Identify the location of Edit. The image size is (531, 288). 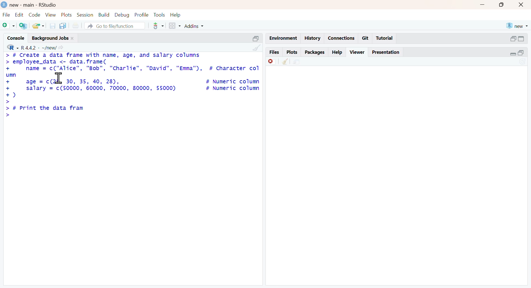
(19, 15).